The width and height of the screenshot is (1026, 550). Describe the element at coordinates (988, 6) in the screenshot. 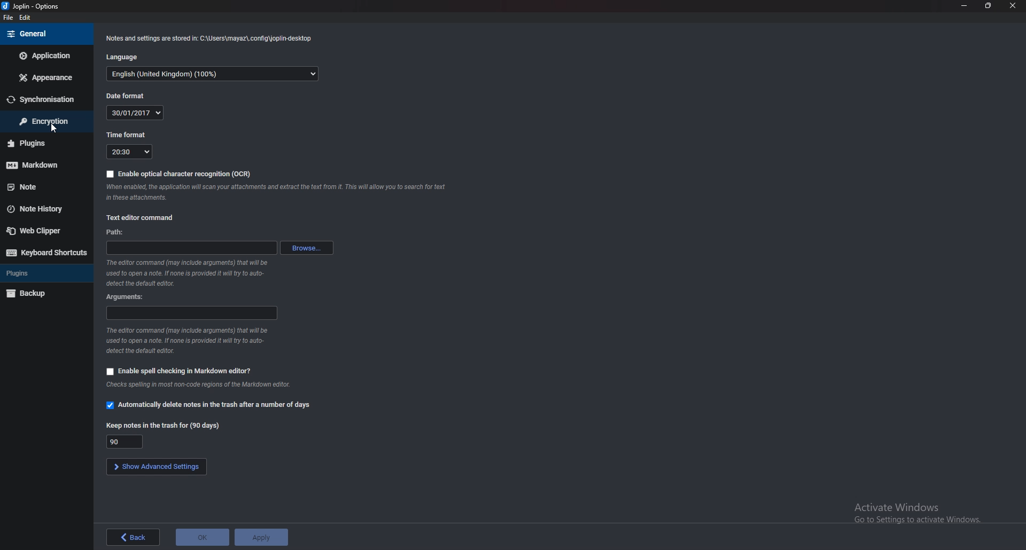

I see `resize` at that location.